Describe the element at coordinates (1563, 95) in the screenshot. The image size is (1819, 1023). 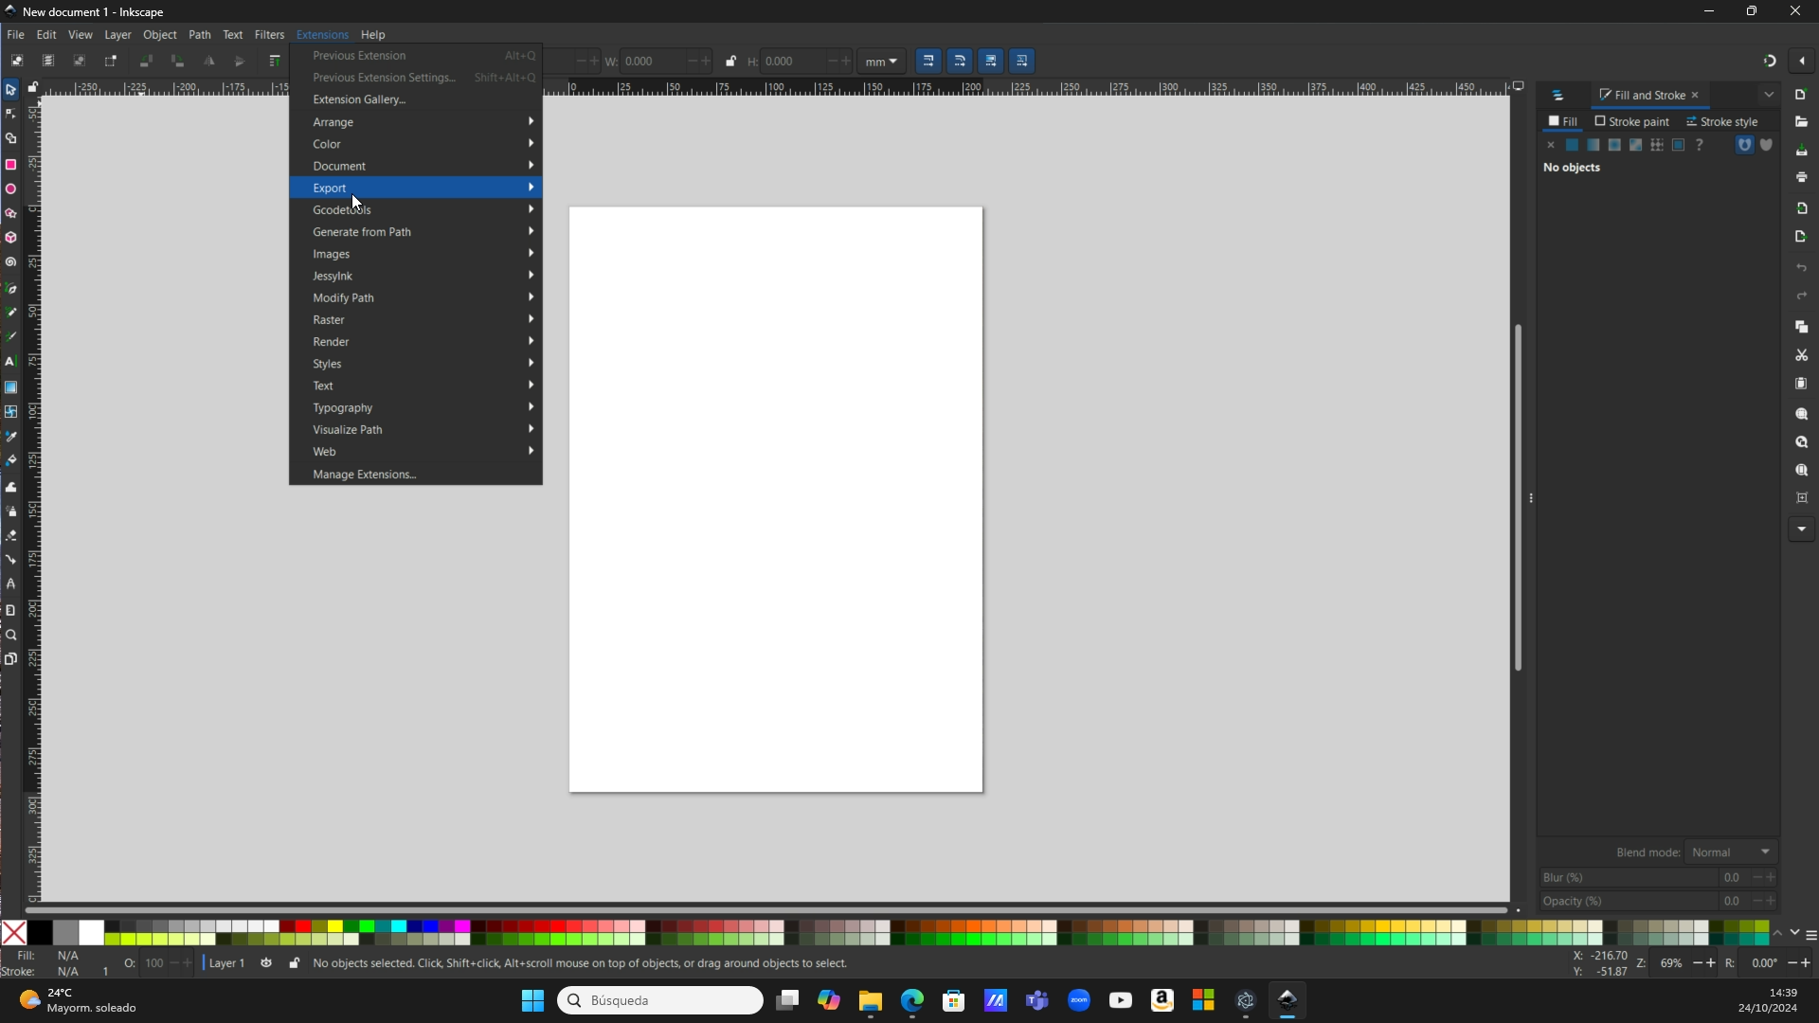
I see `Logo` at that location.